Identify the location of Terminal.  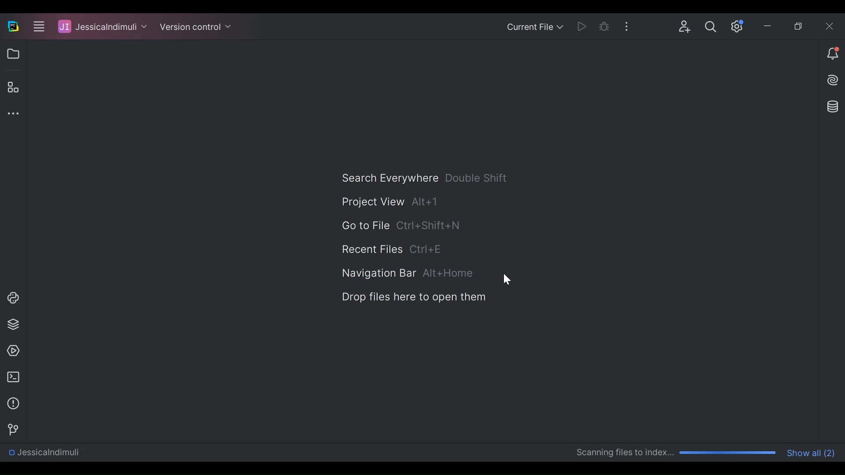
(11, 377).